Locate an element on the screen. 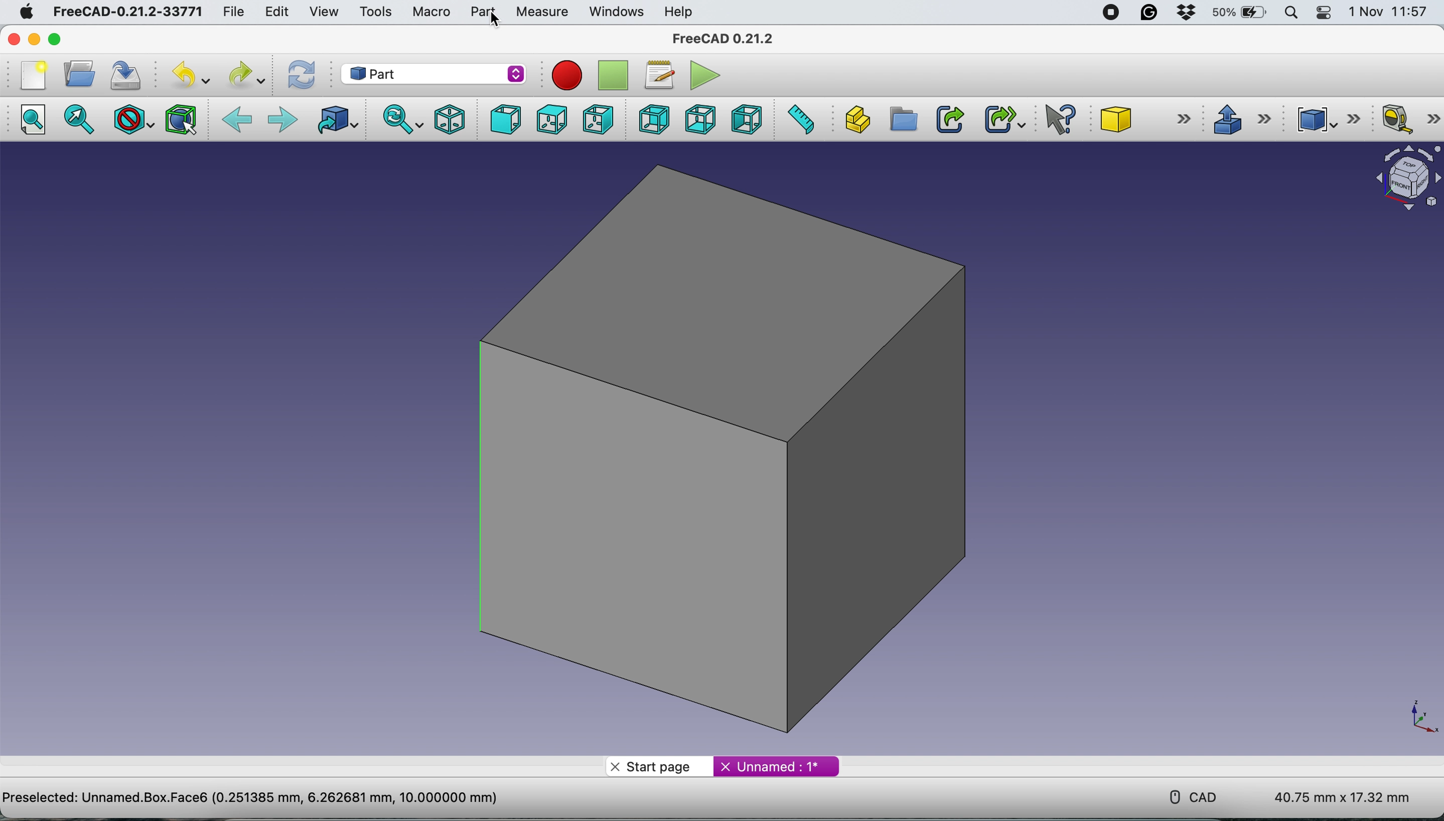 The height and width of the screenshot is (821, 1444). save is located at coordinates (130, 74).